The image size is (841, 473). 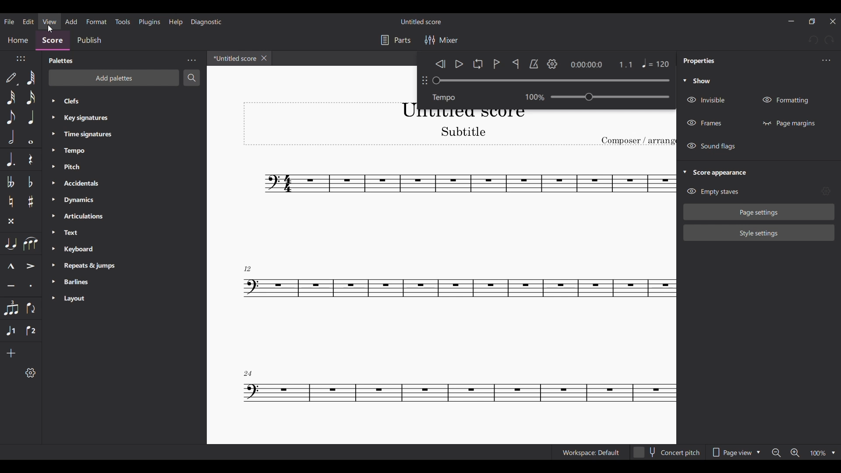 I want to click on Page view, so click(x=736, y=452).